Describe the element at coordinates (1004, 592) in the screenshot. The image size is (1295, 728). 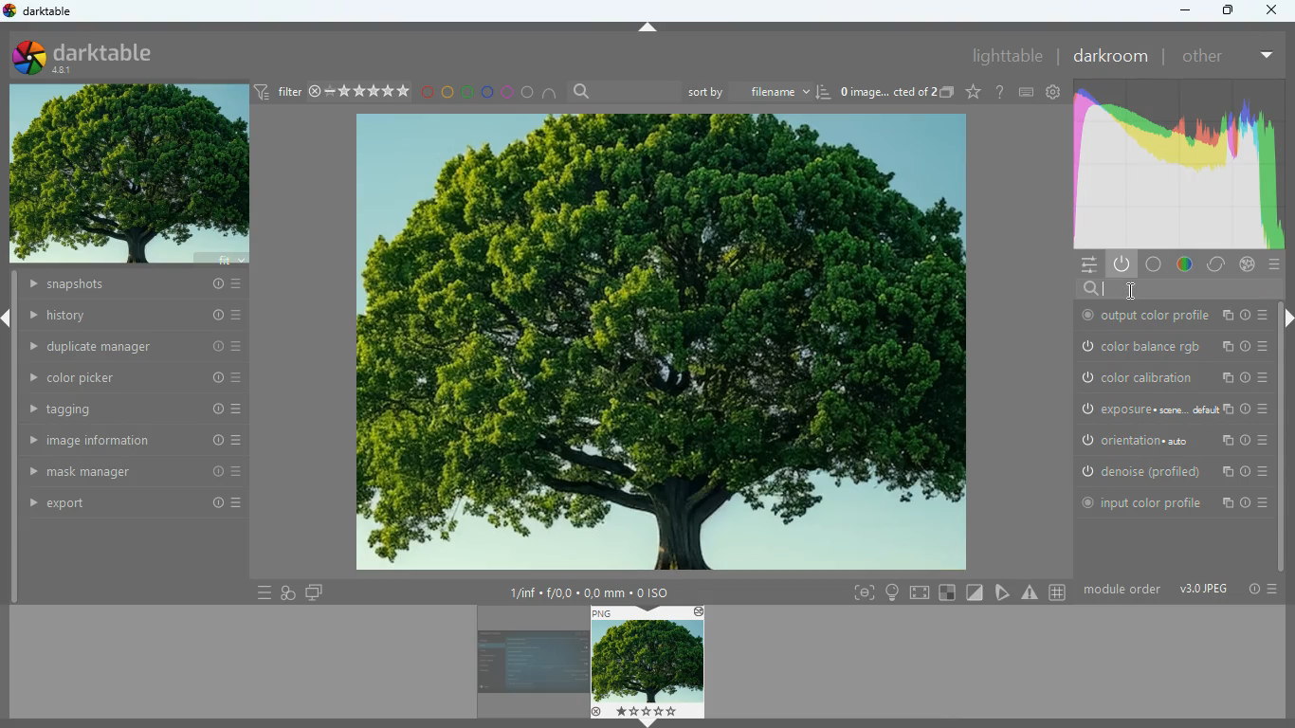
I see `edit` at that location.